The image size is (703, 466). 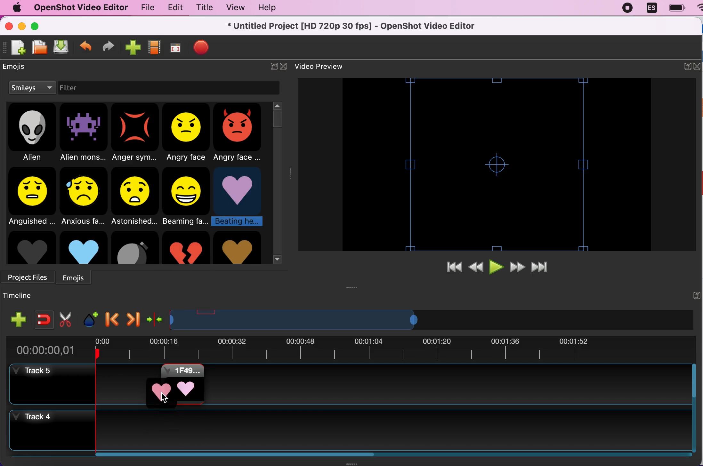 What do you see at coordinates (37, 26) in the screenshot?
I see `maximize` at bounding box center [37, 26].